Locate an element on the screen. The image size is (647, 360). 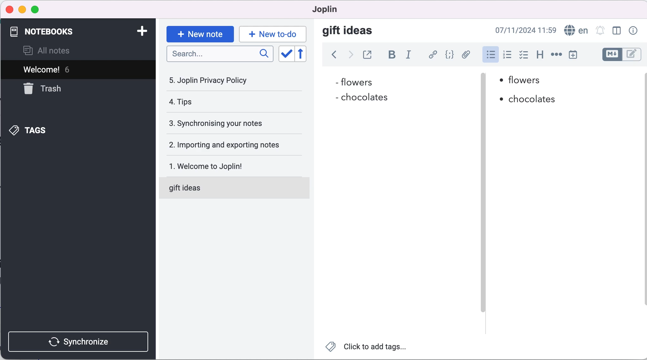
synchronize is located at coordinates (78, 340).